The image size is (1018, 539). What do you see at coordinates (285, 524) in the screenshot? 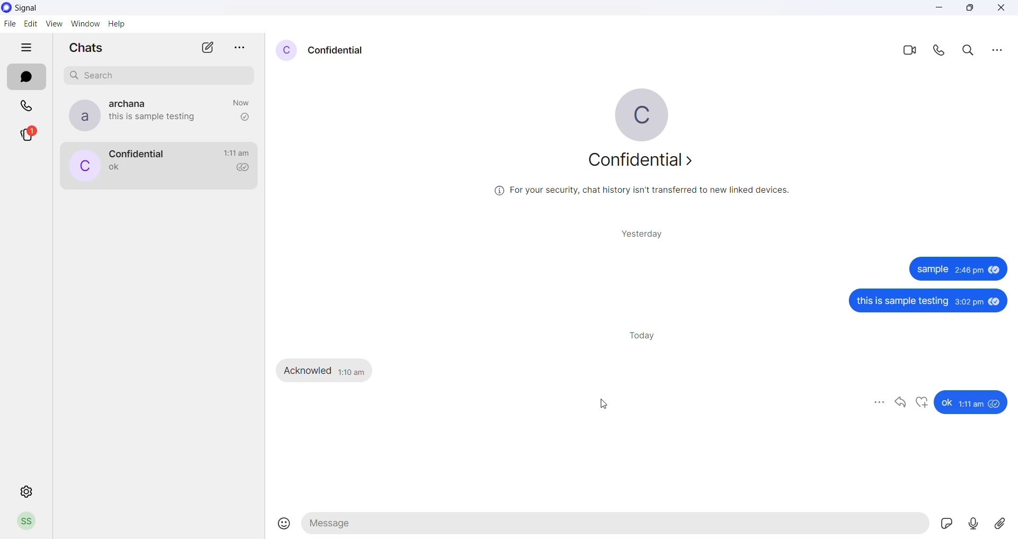
I see `emojis` at bounding box center [285, 524].